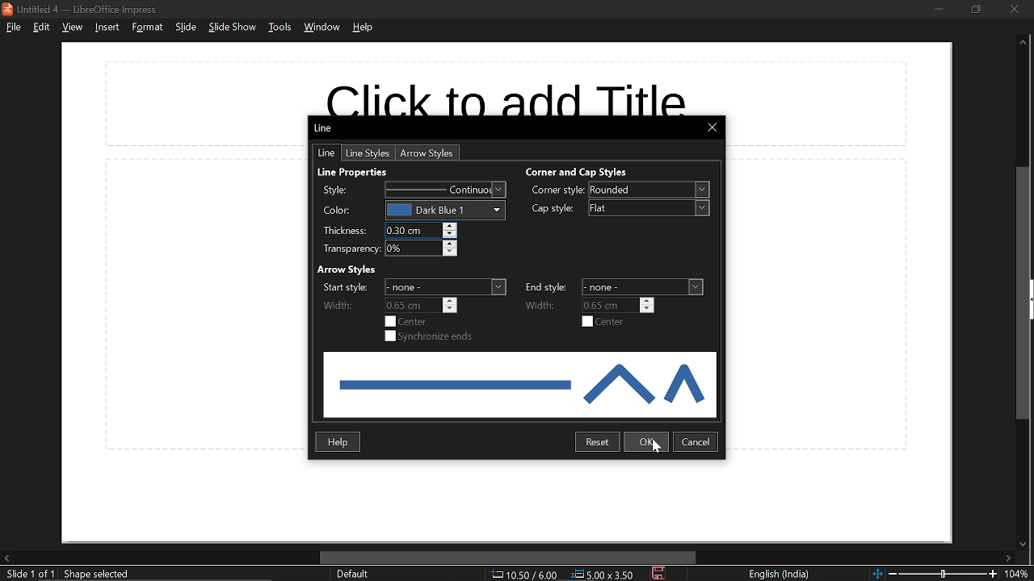 The height and width of the screenshot is (581, 1034). I want to click on insert, so click(106, 27).